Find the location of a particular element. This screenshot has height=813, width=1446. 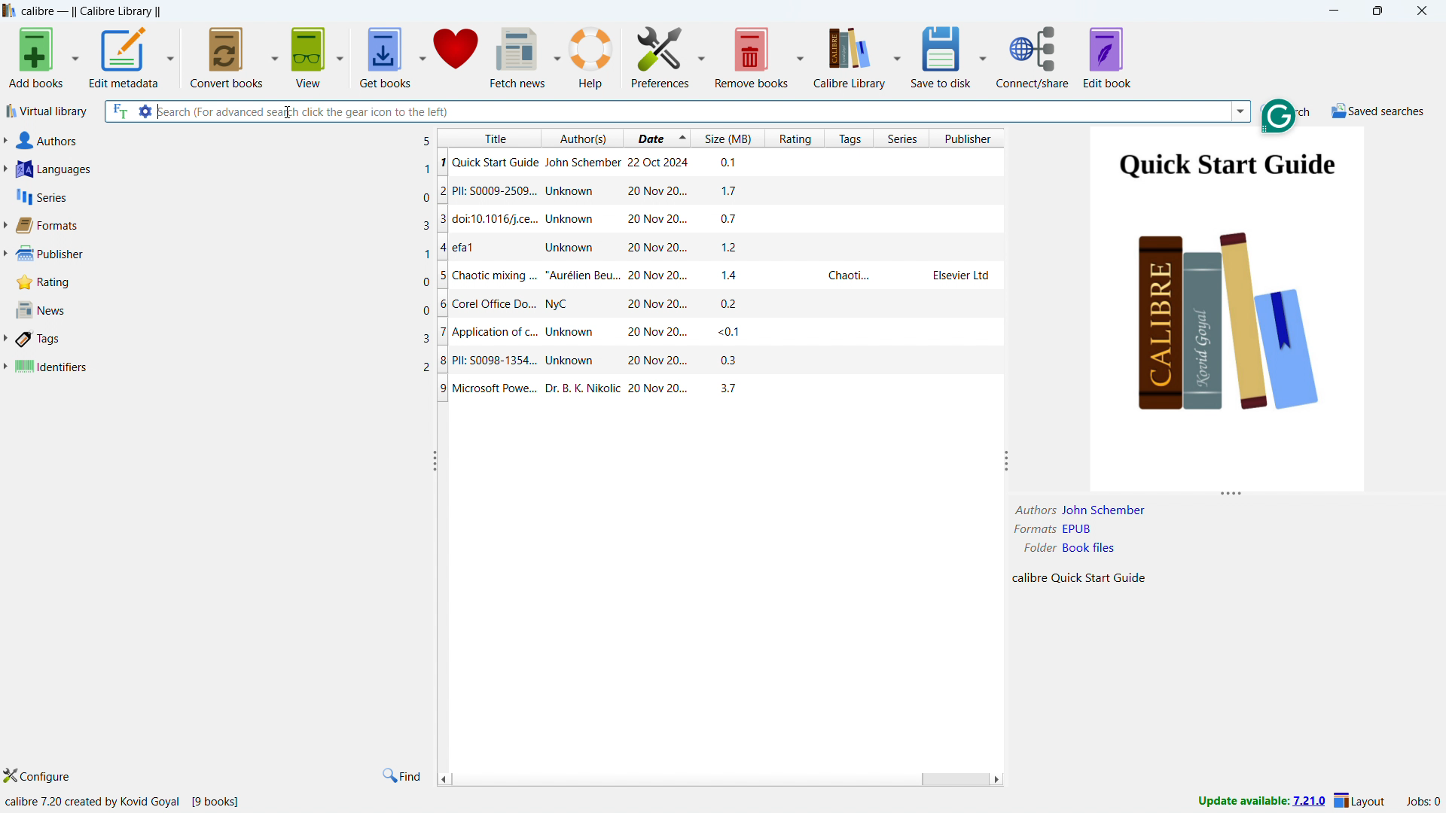

series is located at coordinates (224, 196).